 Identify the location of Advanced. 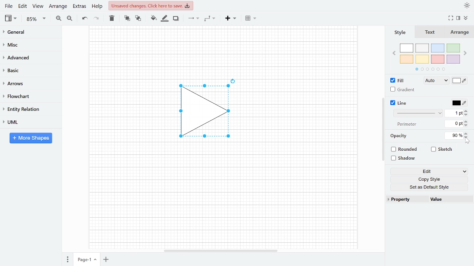
(29, 57).